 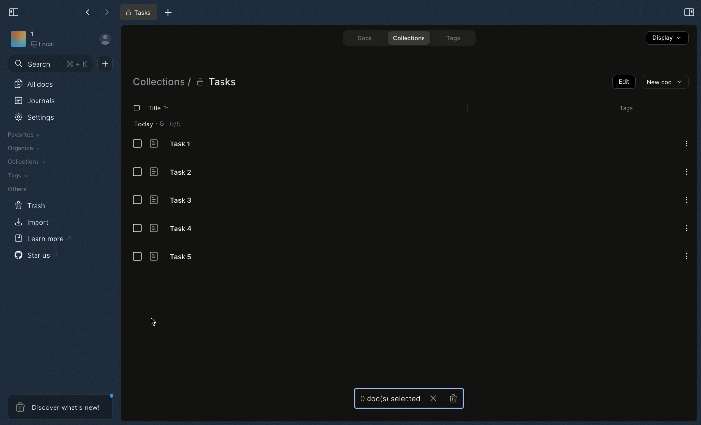 I want to click on Tags, so click(x=455, y=38).